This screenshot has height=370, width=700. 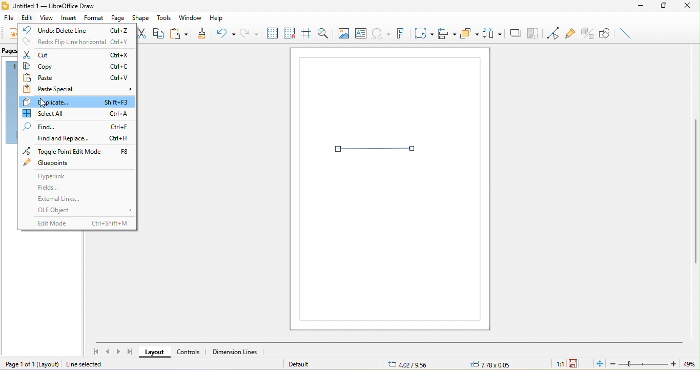 What do you see at coordinates (597, 364) in the screenshot?
I see `fit to the current window` at bounding box center [597, 364].